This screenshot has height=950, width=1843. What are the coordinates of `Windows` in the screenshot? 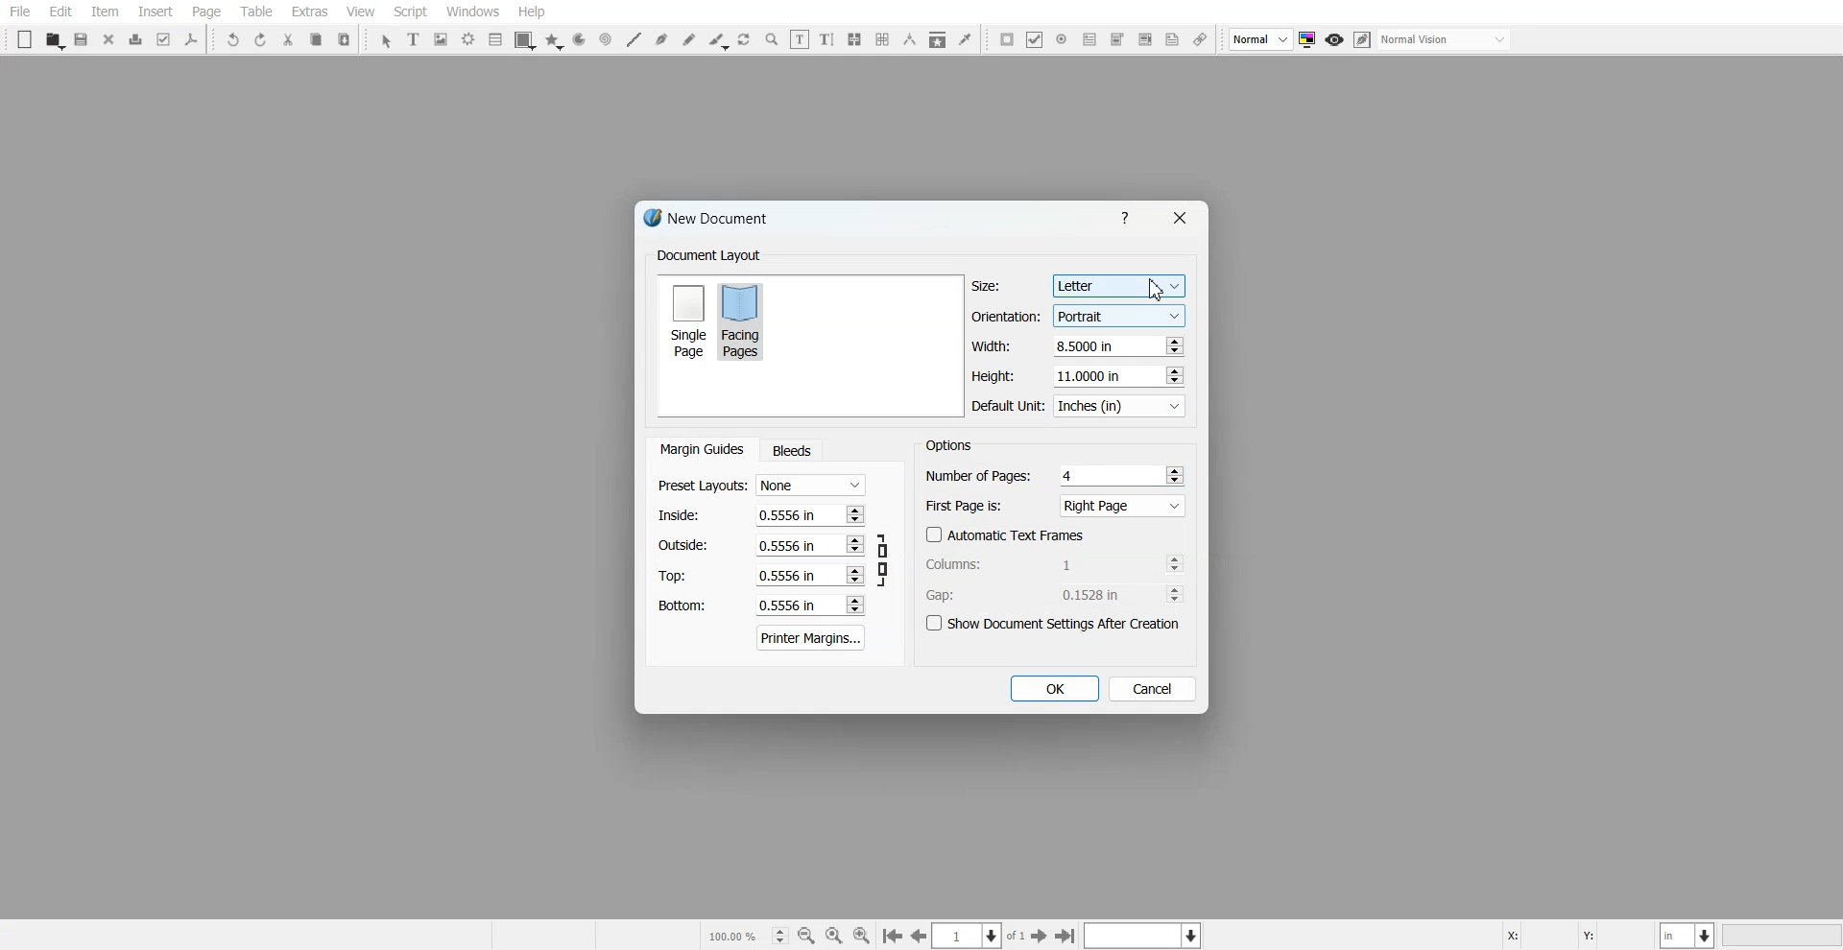 It's located at (473, 12).